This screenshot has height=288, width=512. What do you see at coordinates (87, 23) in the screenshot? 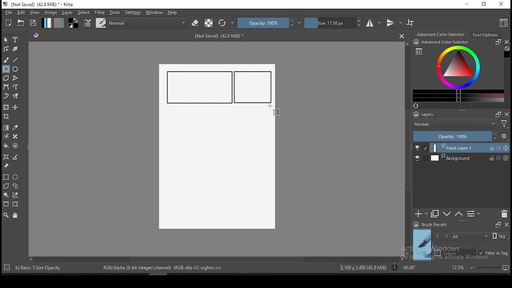
I see `brush settings` at bounding box center [87, 23].